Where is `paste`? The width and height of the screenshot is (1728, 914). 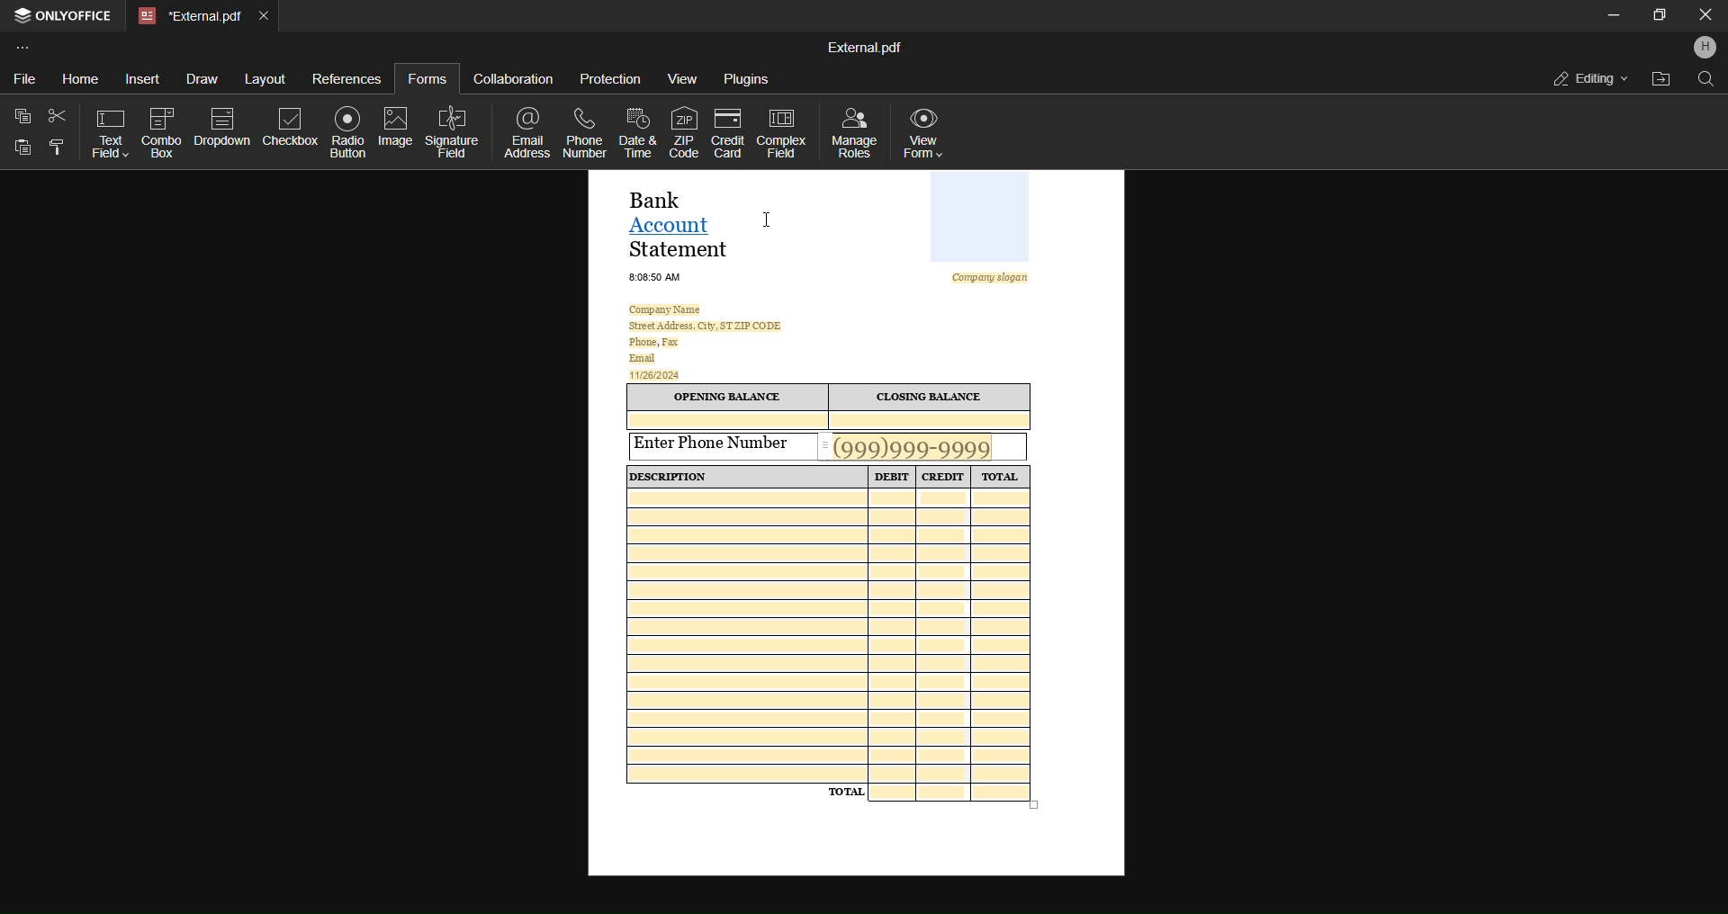 paste is located at coordinates (22, 152).